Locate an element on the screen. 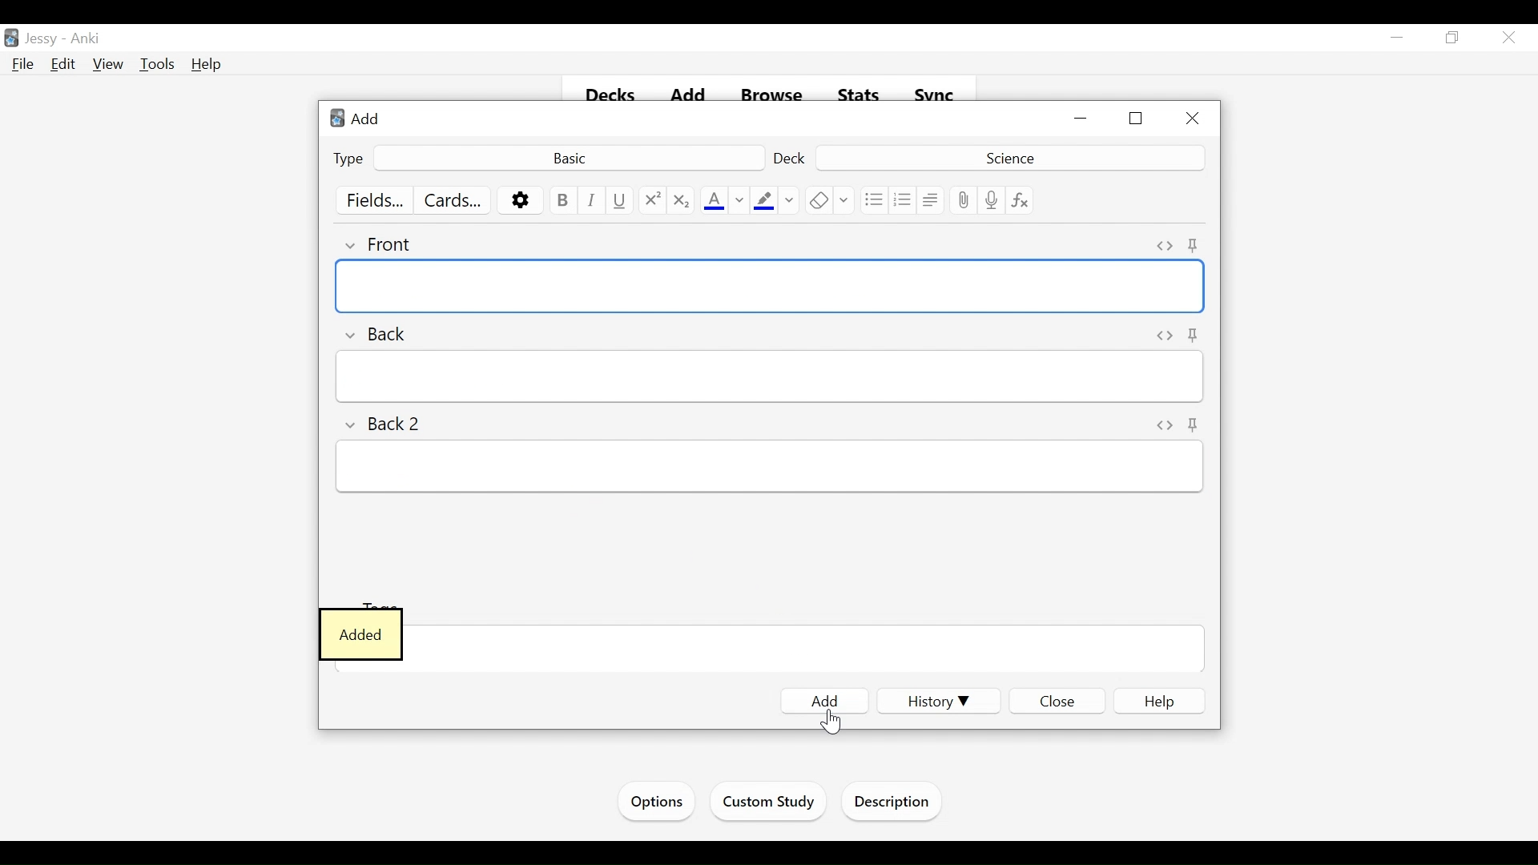 The height and width of the screenshot is (865, 1538). Browse is located at coordinates (775, 96).